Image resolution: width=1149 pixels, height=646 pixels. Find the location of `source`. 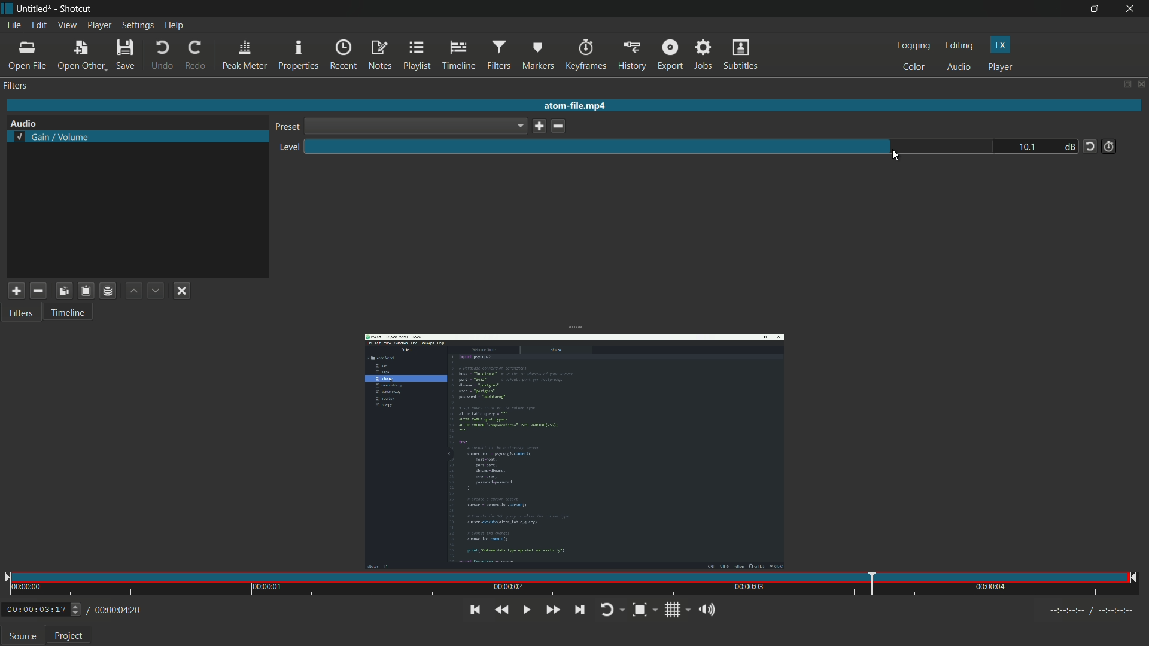

source is located at coordinates (23, 636).